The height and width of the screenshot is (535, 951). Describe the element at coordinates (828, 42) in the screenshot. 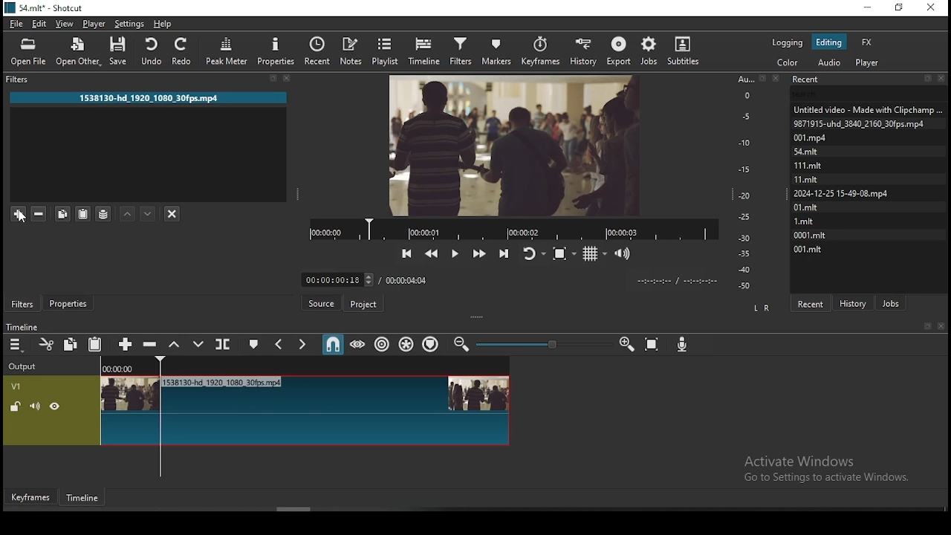

I see `editing` at that location.